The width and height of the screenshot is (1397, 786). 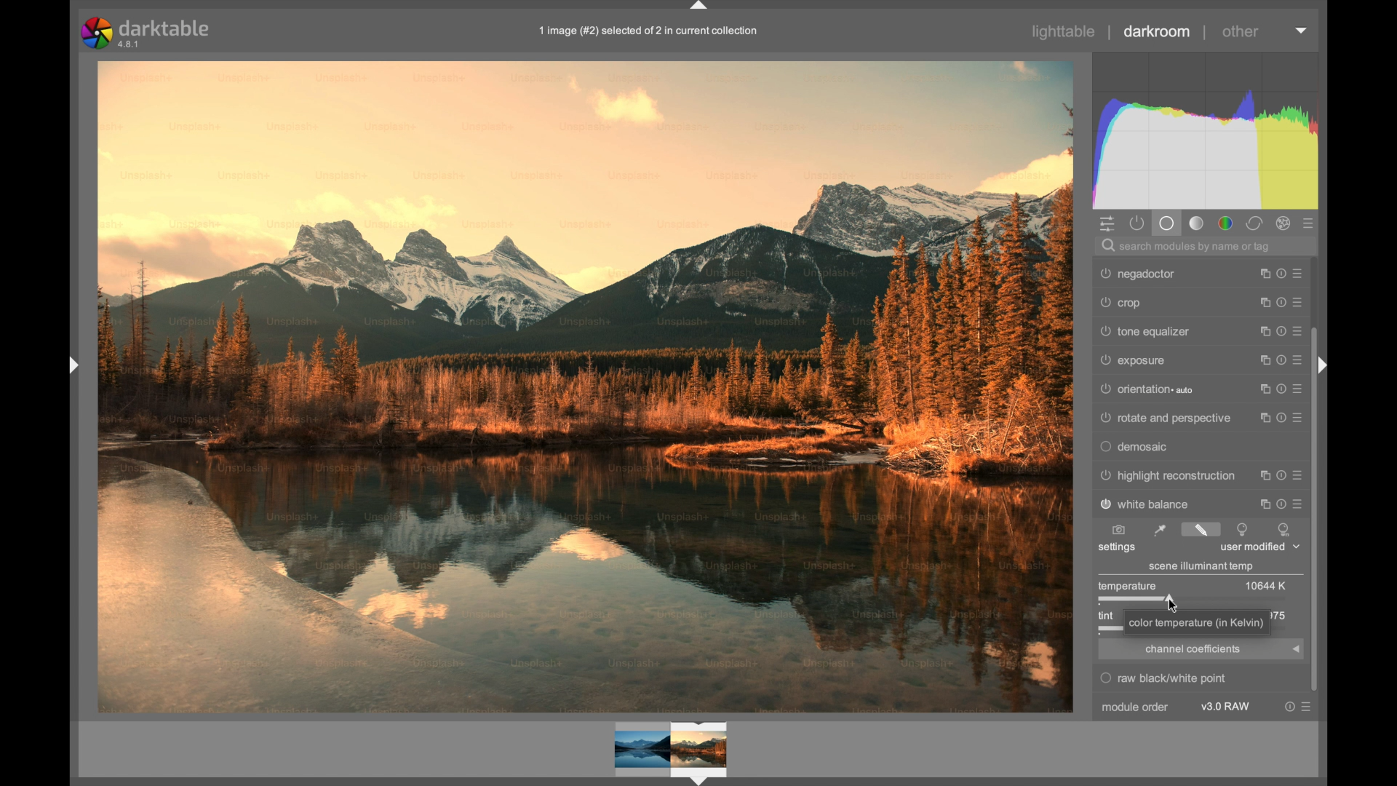 What do you see at coordinates (1289, 707) in the screenshot?
I see `reset parameter` at bounding box center [1289, 707].